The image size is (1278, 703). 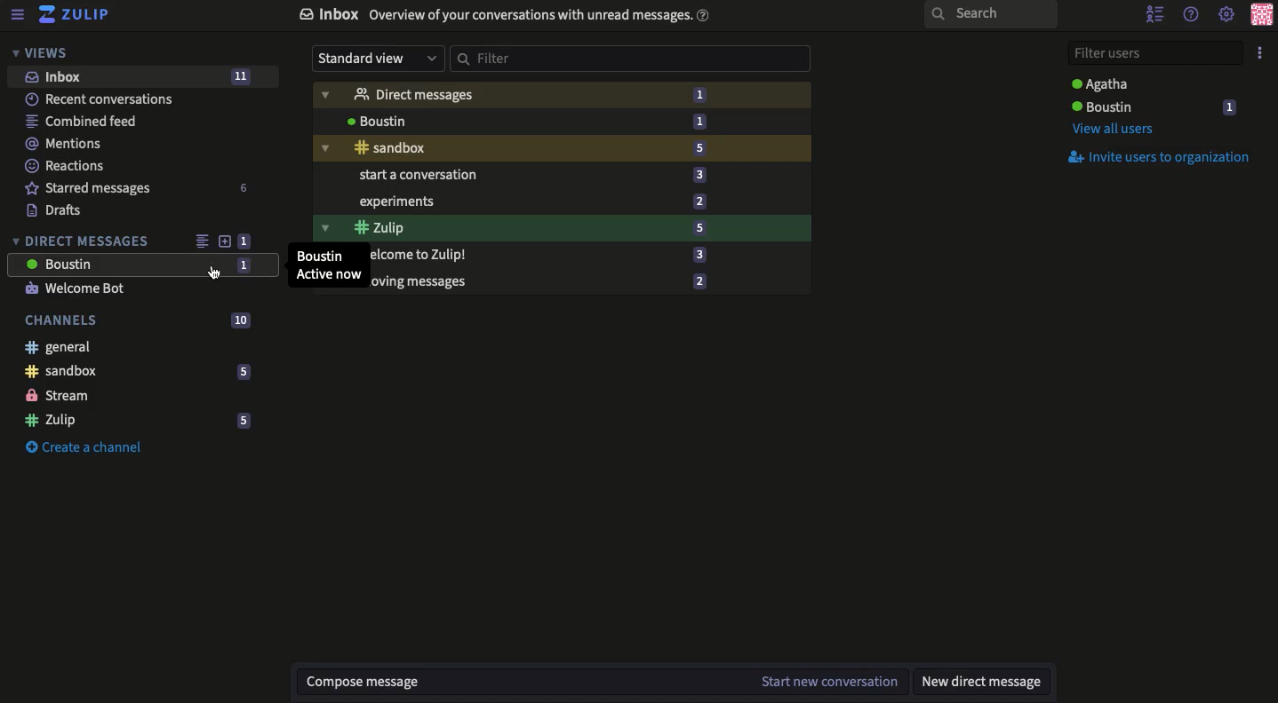 What do you see at coordinates (565, 226) in the screenshot?
I see `Zulip` at bounding box center [565, 226].